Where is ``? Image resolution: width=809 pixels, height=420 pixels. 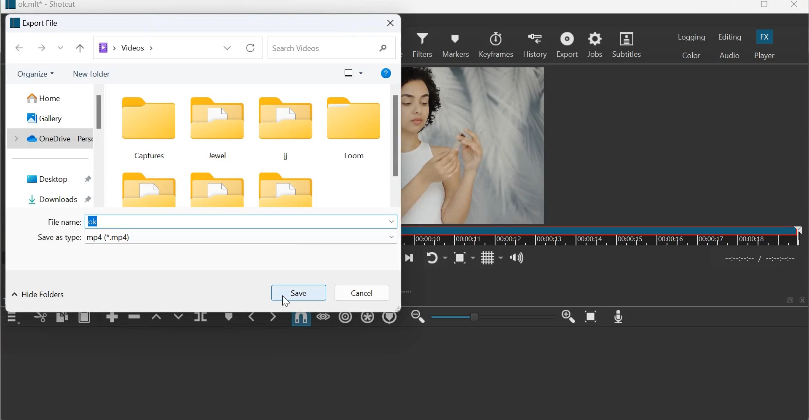
 is located at coordinates (284, 302).